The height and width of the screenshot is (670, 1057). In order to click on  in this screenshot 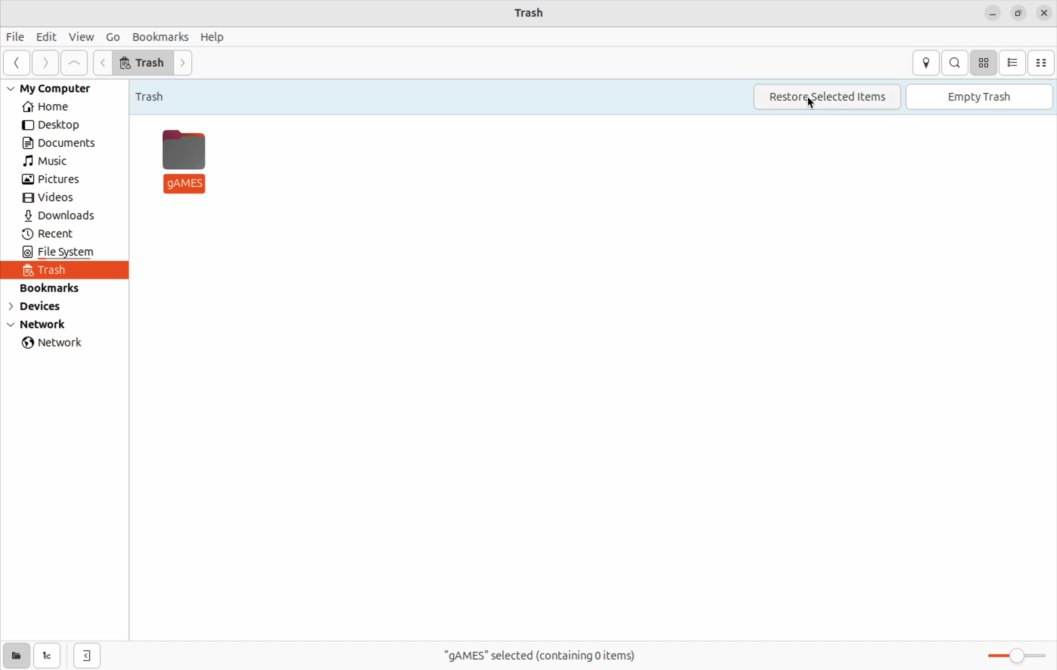, I will do `click(104, 62)`.